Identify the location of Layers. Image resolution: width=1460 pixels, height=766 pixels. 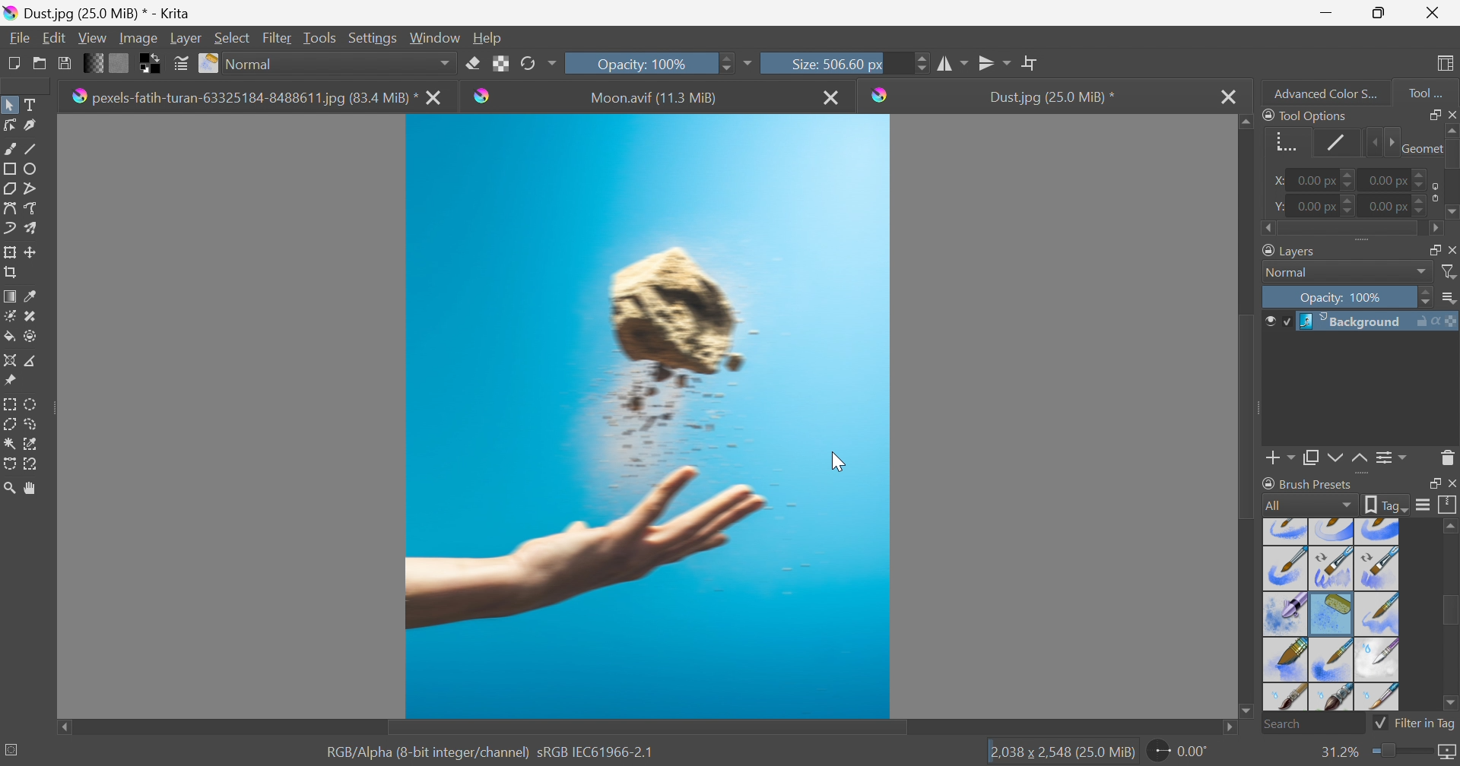
(1291, 249).